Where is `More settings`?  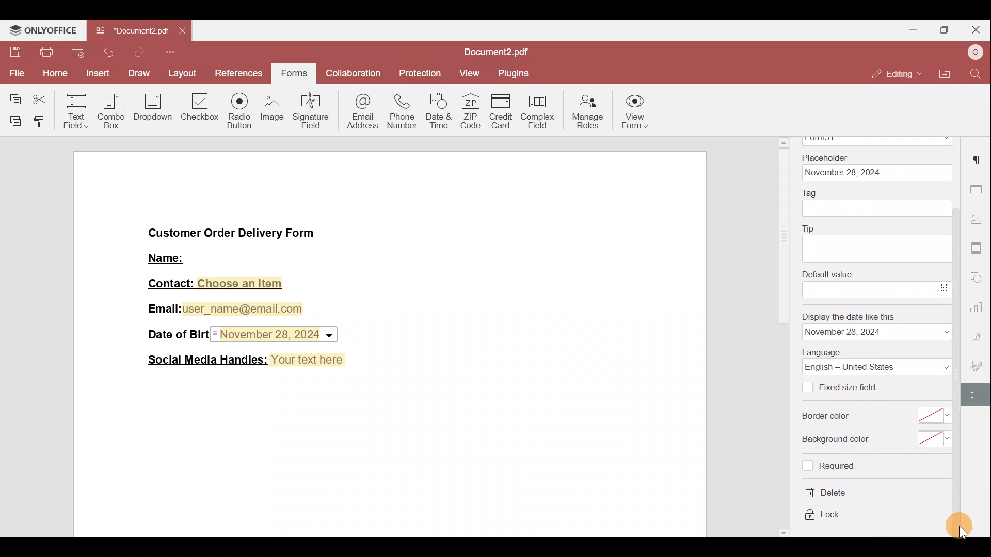 More settings is located at coordinates (978, 248).